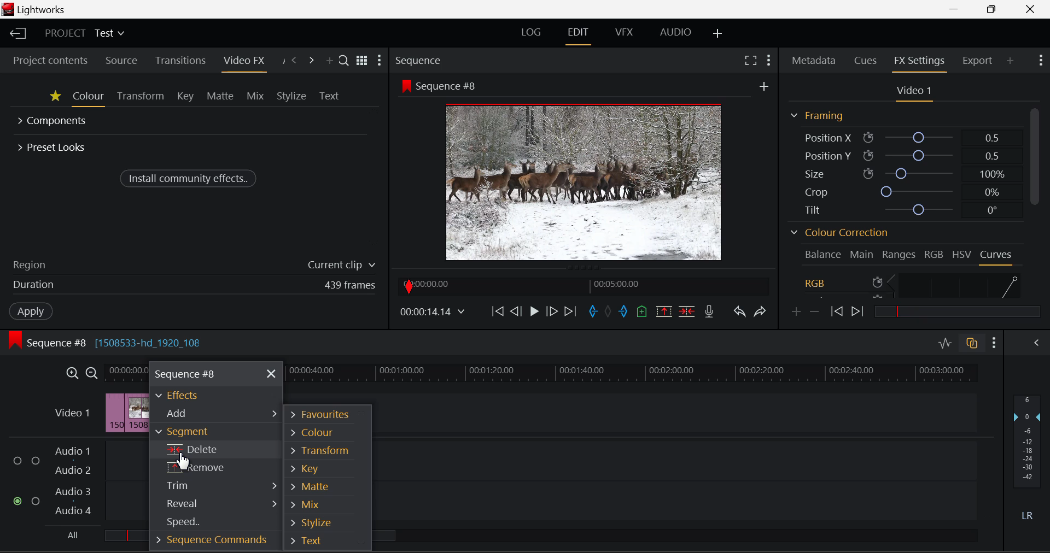 The width and height of the screenshot is (1050, 553). Describe the element at coordinates (381, 61) in the screenshot. I see `Show Settings` at that location.